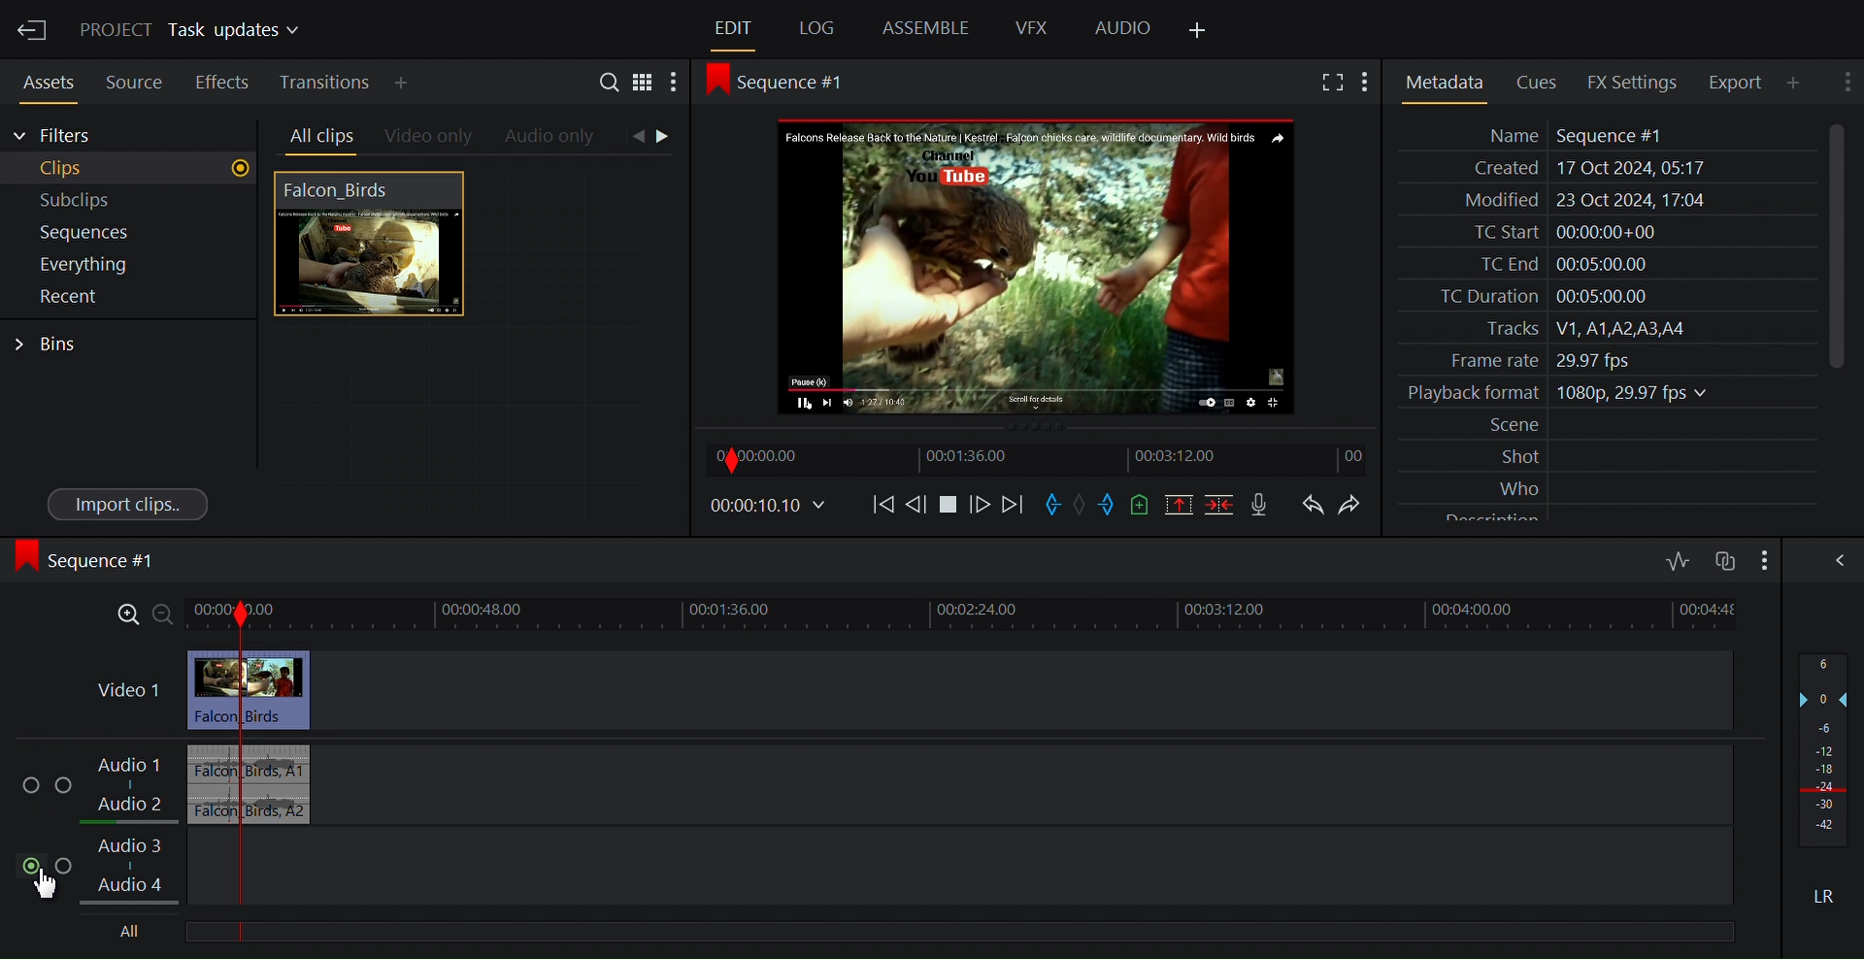  Describe the element at coordinates (1836, 560) in the screenshot. I see `Show/Hide the full audio mix` at that location.